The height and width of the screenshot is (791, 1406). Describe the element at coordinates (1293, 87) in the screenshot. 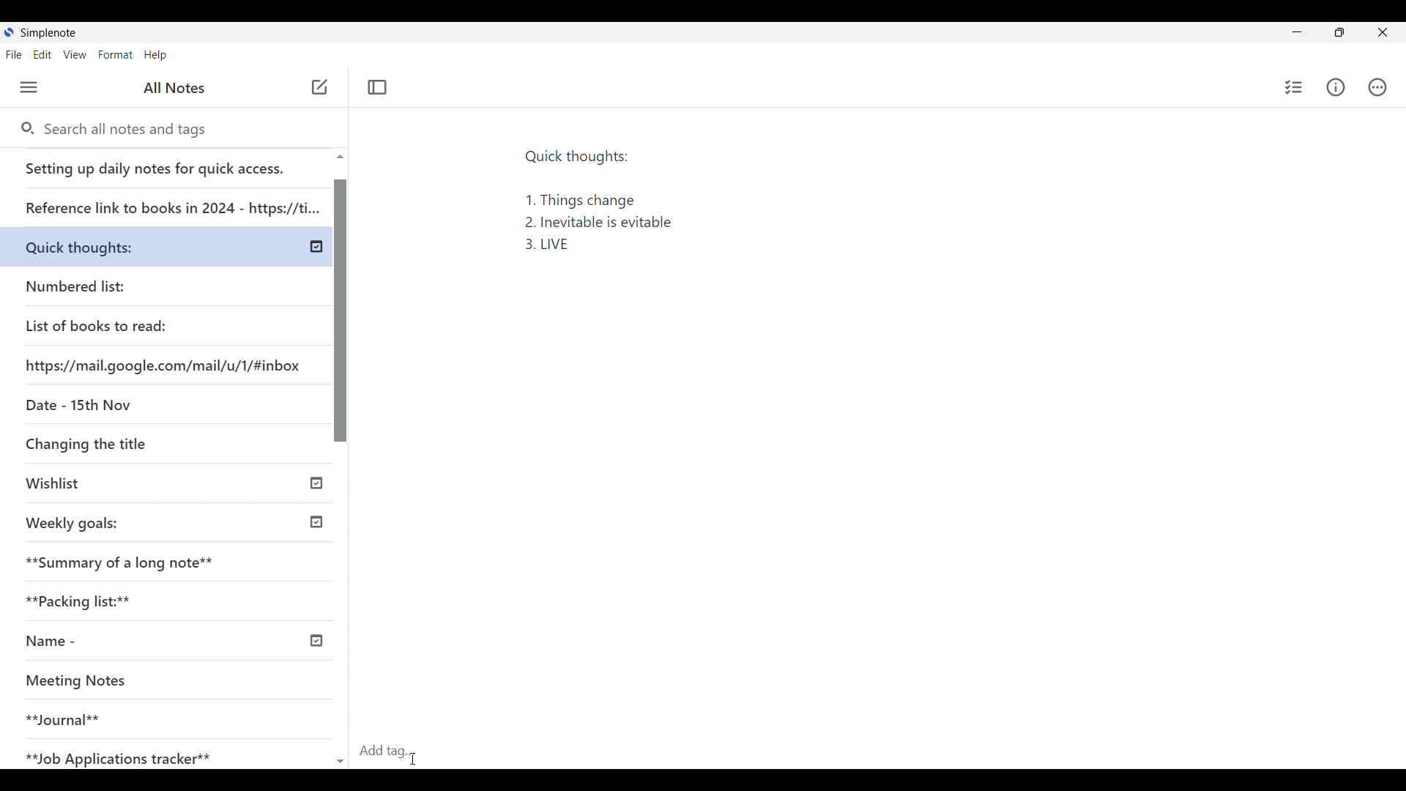

I see `Insert checklist` at that location.